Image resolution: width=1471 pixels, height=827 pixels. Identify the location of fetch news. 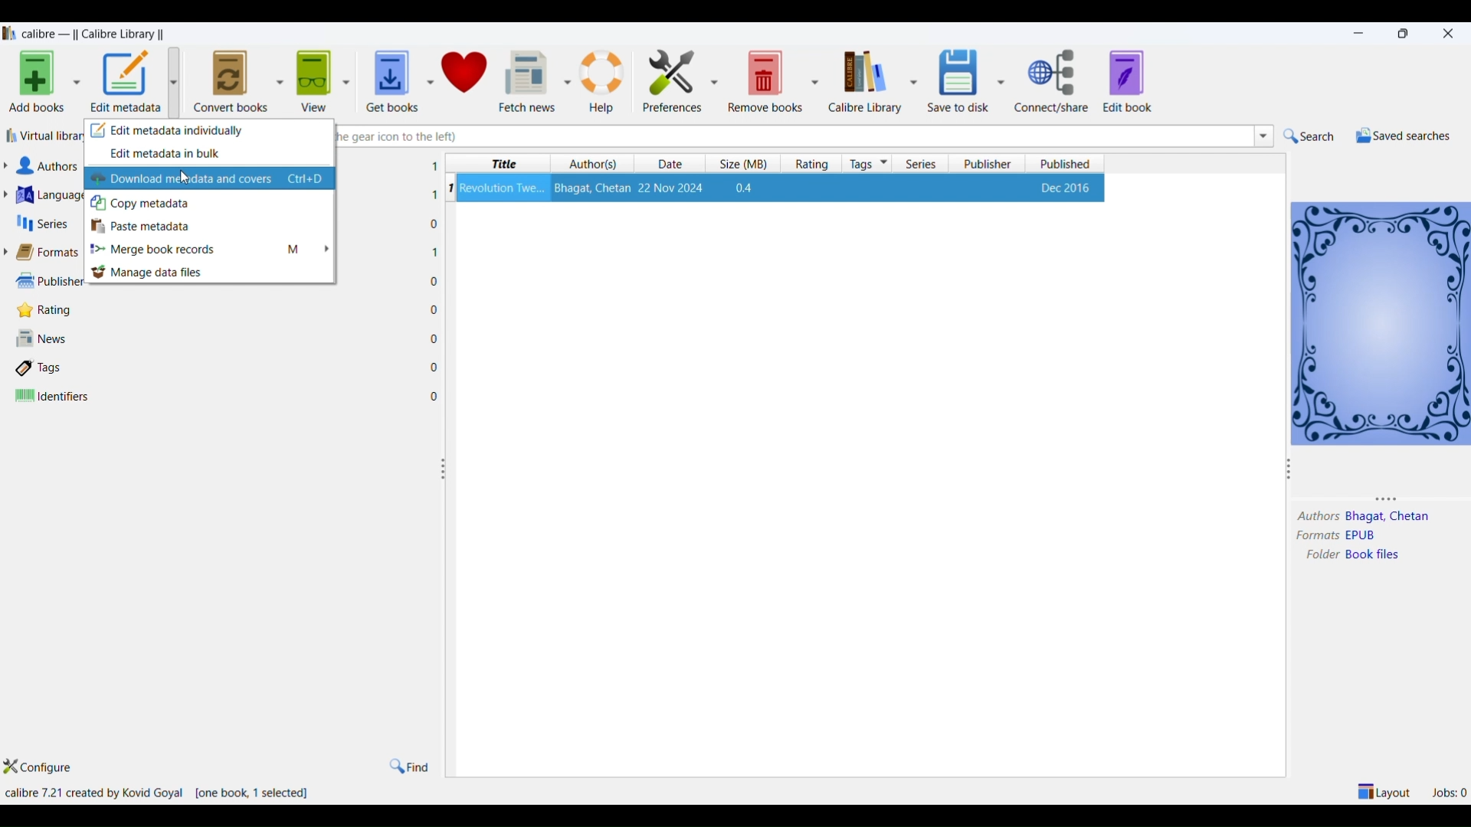
(527, 80).